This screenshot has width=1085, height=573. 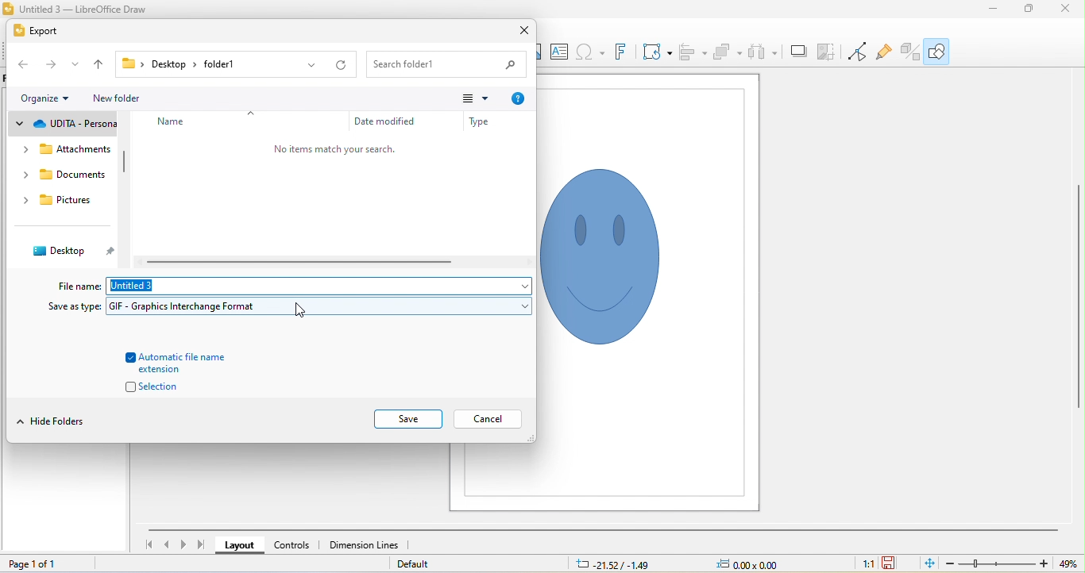 What do you see at coordinates (605, 529) in the screenshot?
I see `horizontal scroll ` at bounding box center [605, 529].